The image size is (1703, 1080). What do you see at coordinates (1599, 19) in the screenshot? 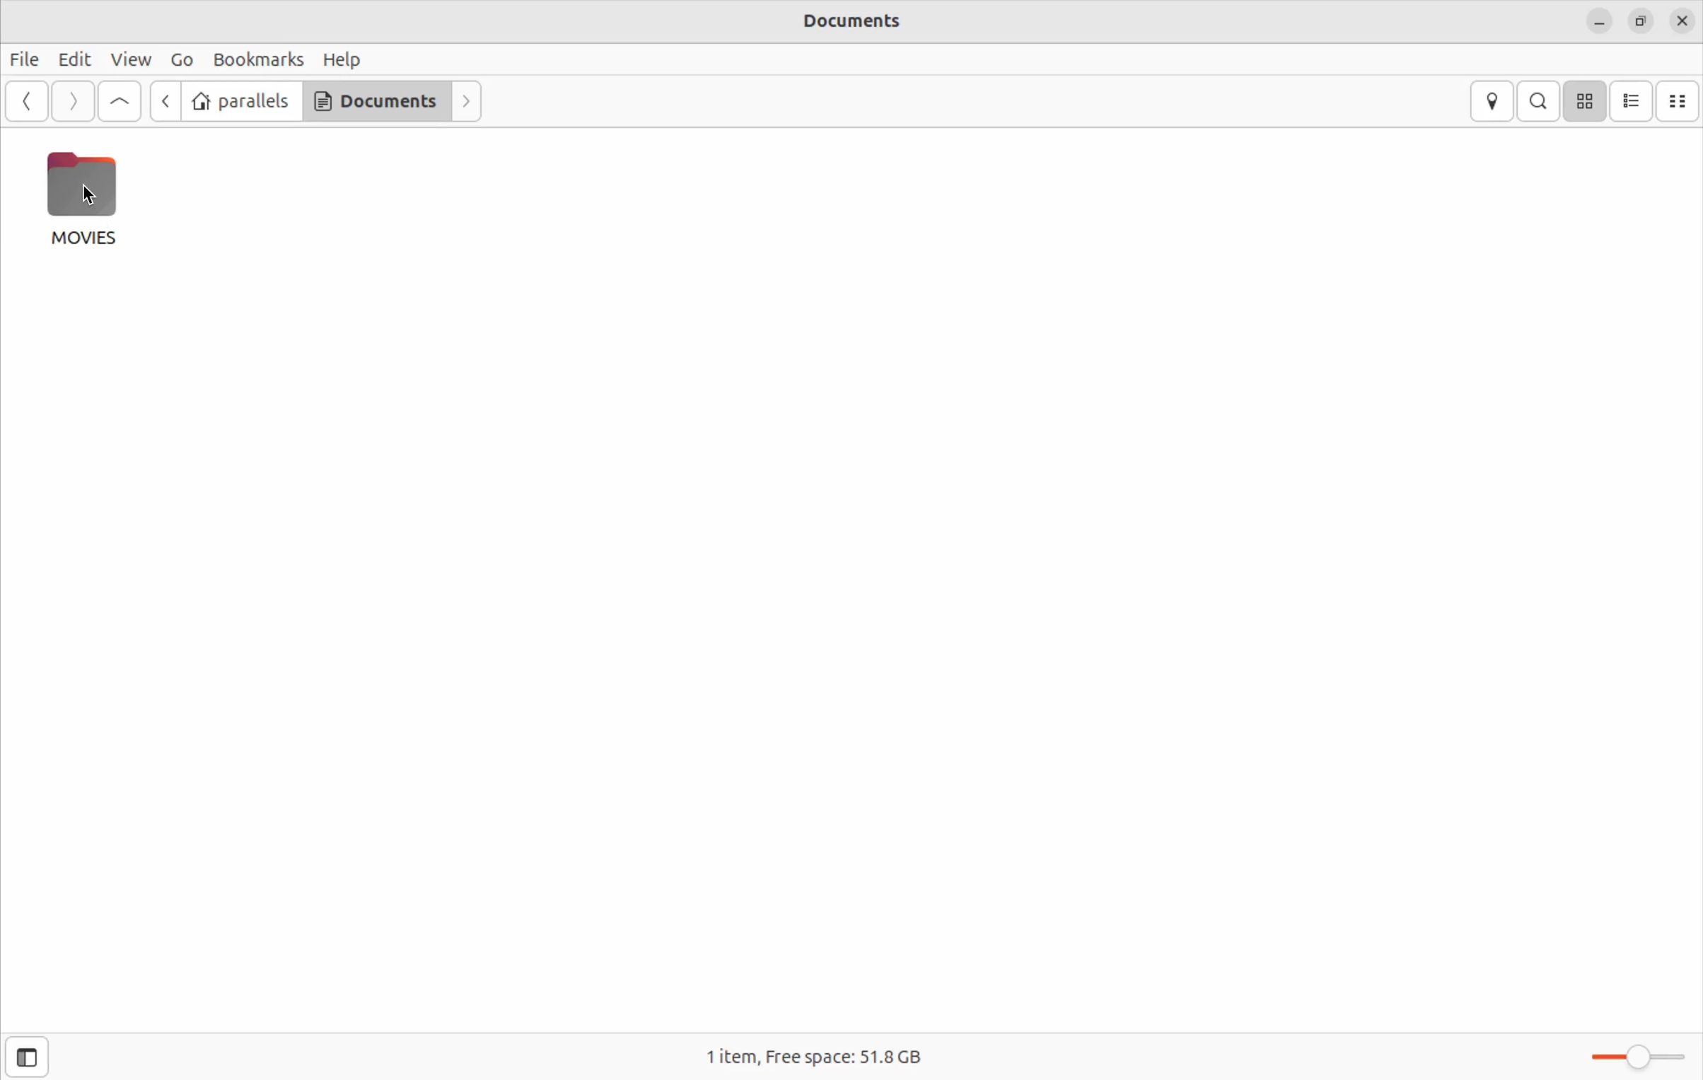
I see `minimize` at bounding box center [1599, 19].